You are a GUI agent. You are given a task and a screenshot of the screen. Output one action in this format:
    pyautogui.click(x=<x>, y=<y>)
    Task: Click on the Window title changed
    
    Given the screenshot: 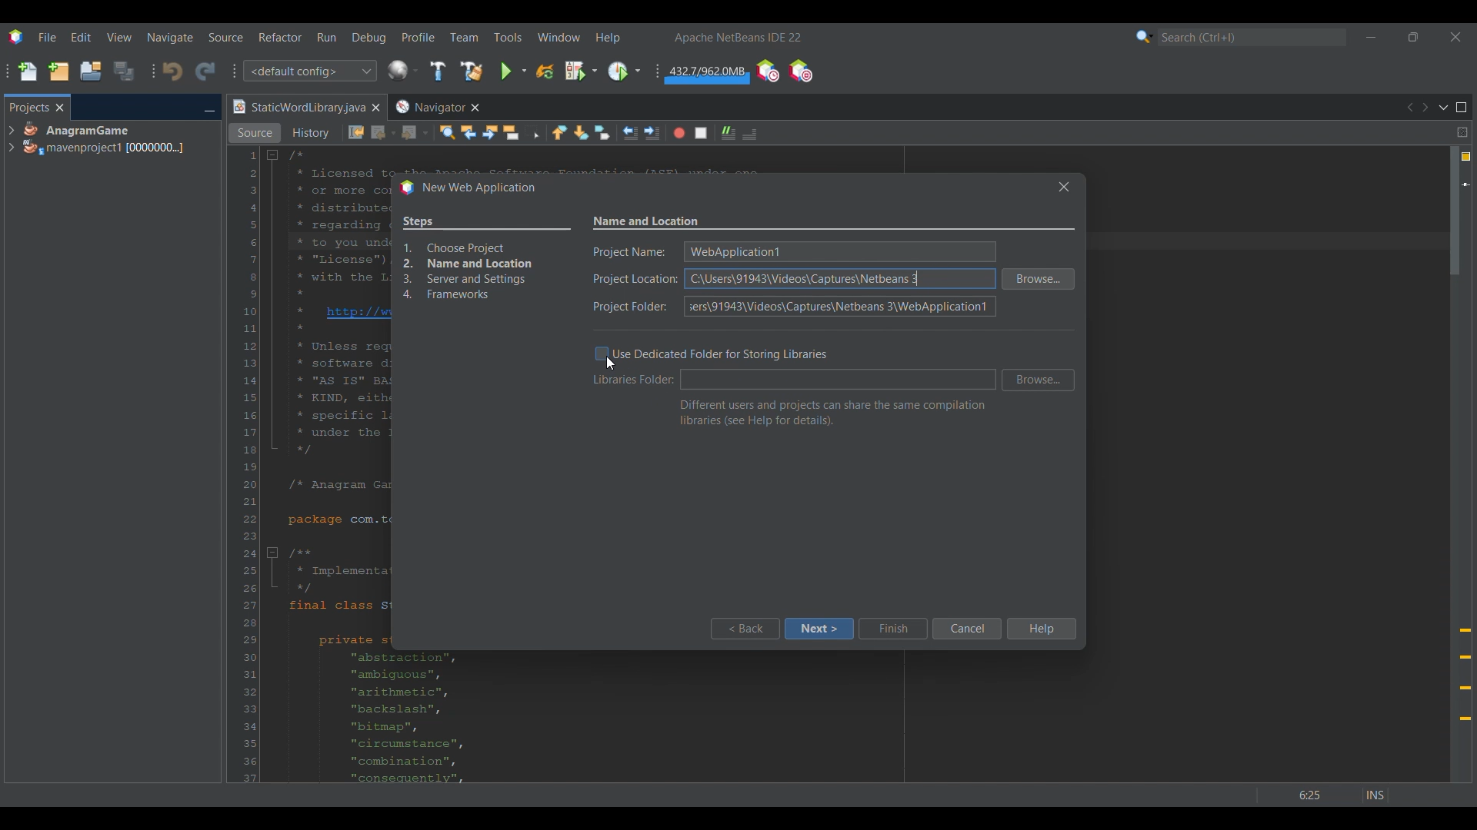 What is the action you would take?
    pyautogui.click(x=467, y=188)
    